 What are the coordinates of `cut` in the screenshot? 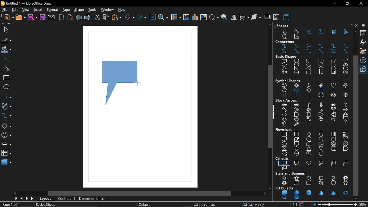 It's located at (97, 18).